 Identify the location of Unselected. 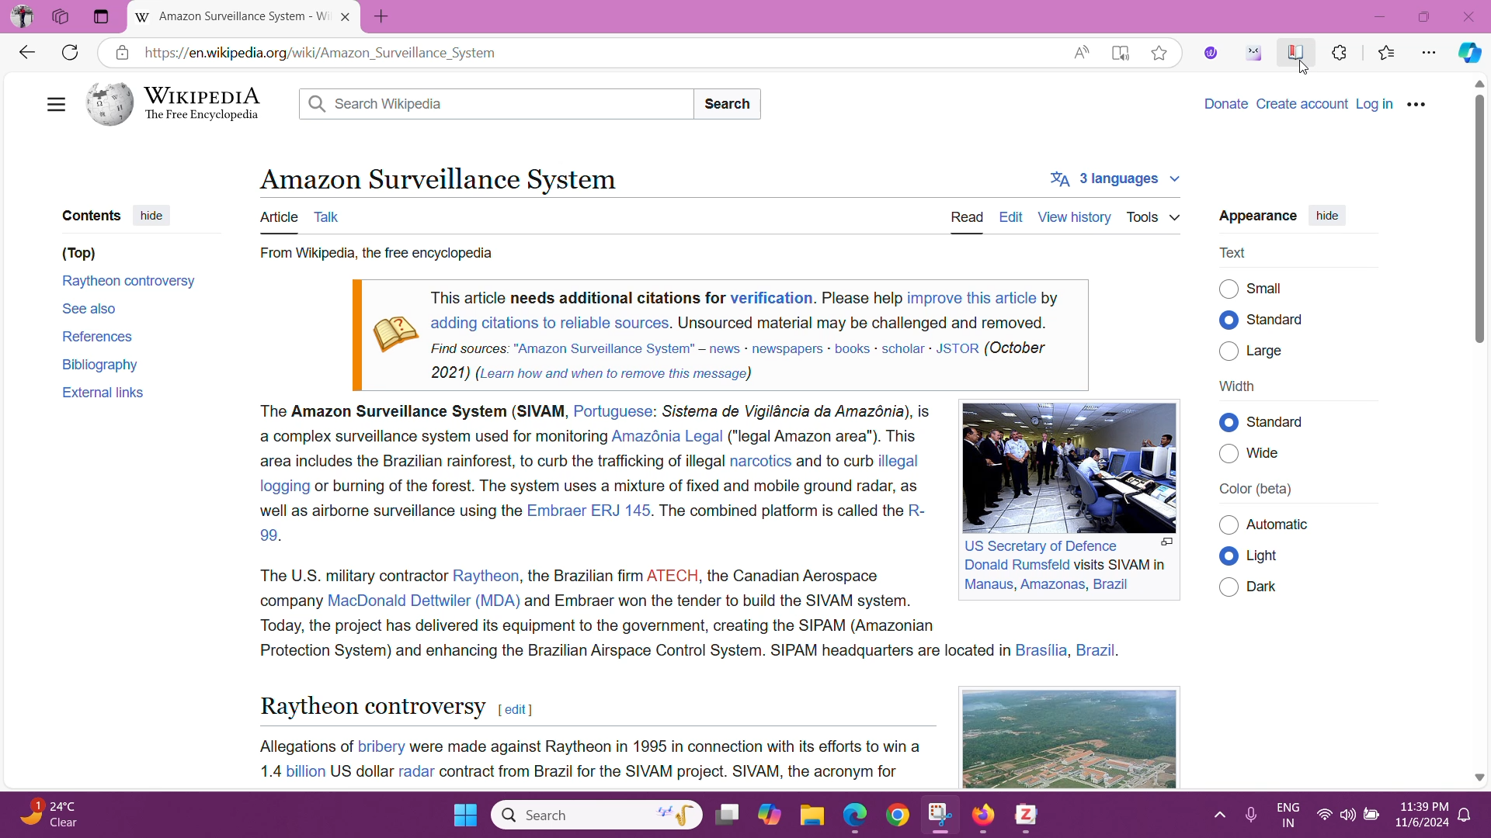
(1229, 288).